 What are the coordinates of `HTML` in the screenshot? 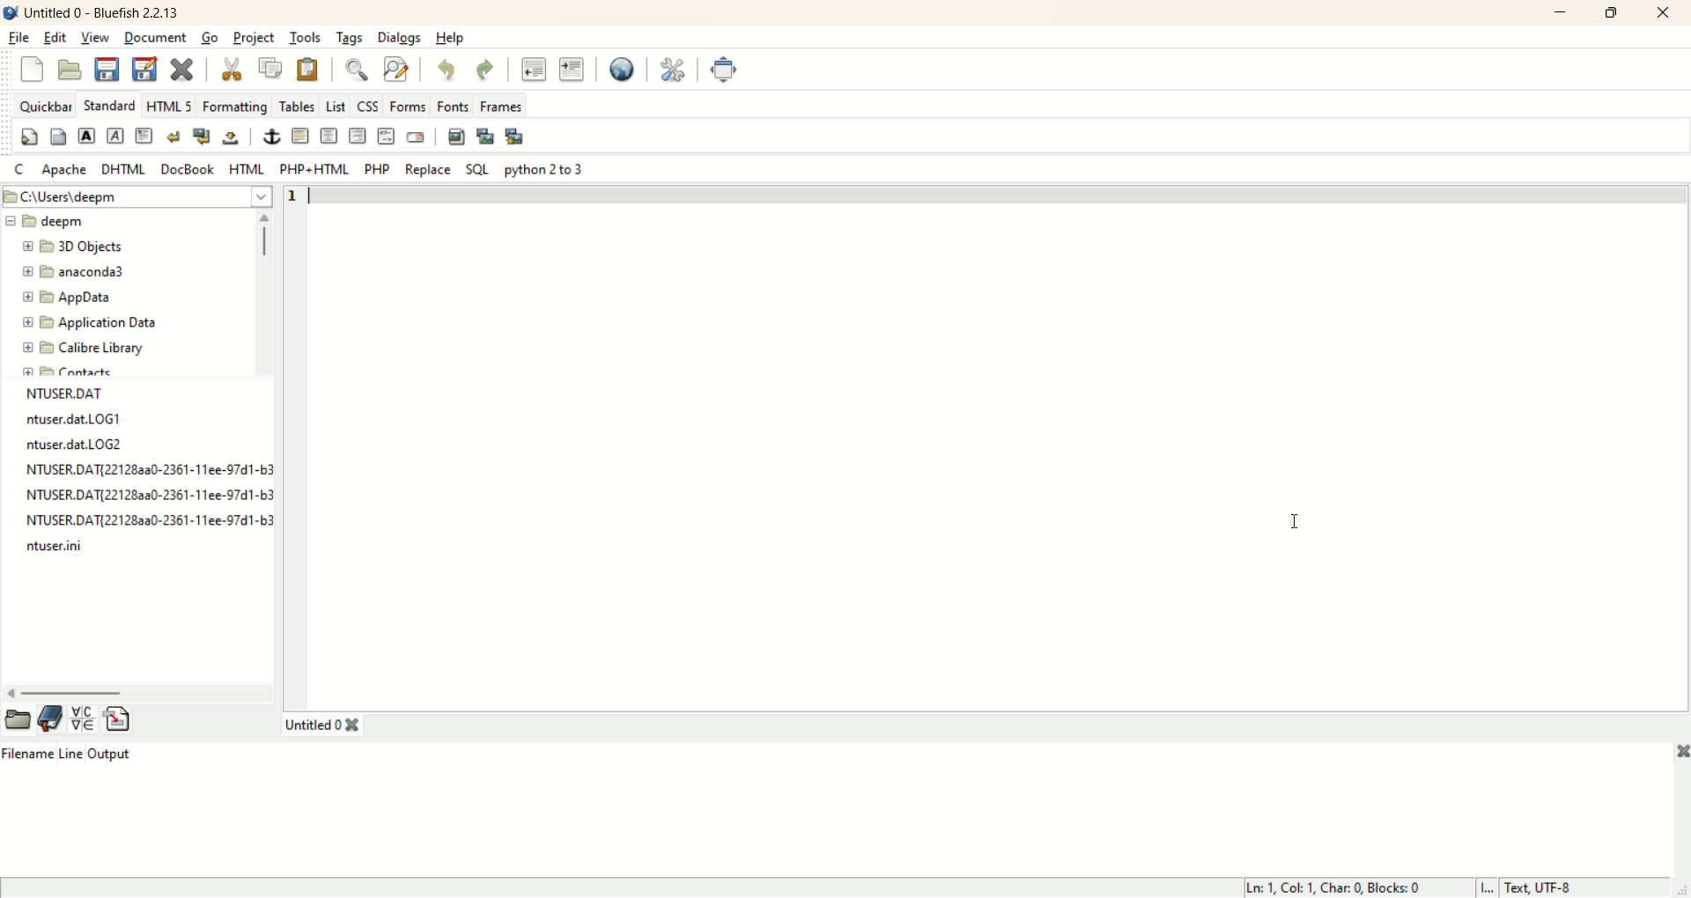 It's located at (244, 168).